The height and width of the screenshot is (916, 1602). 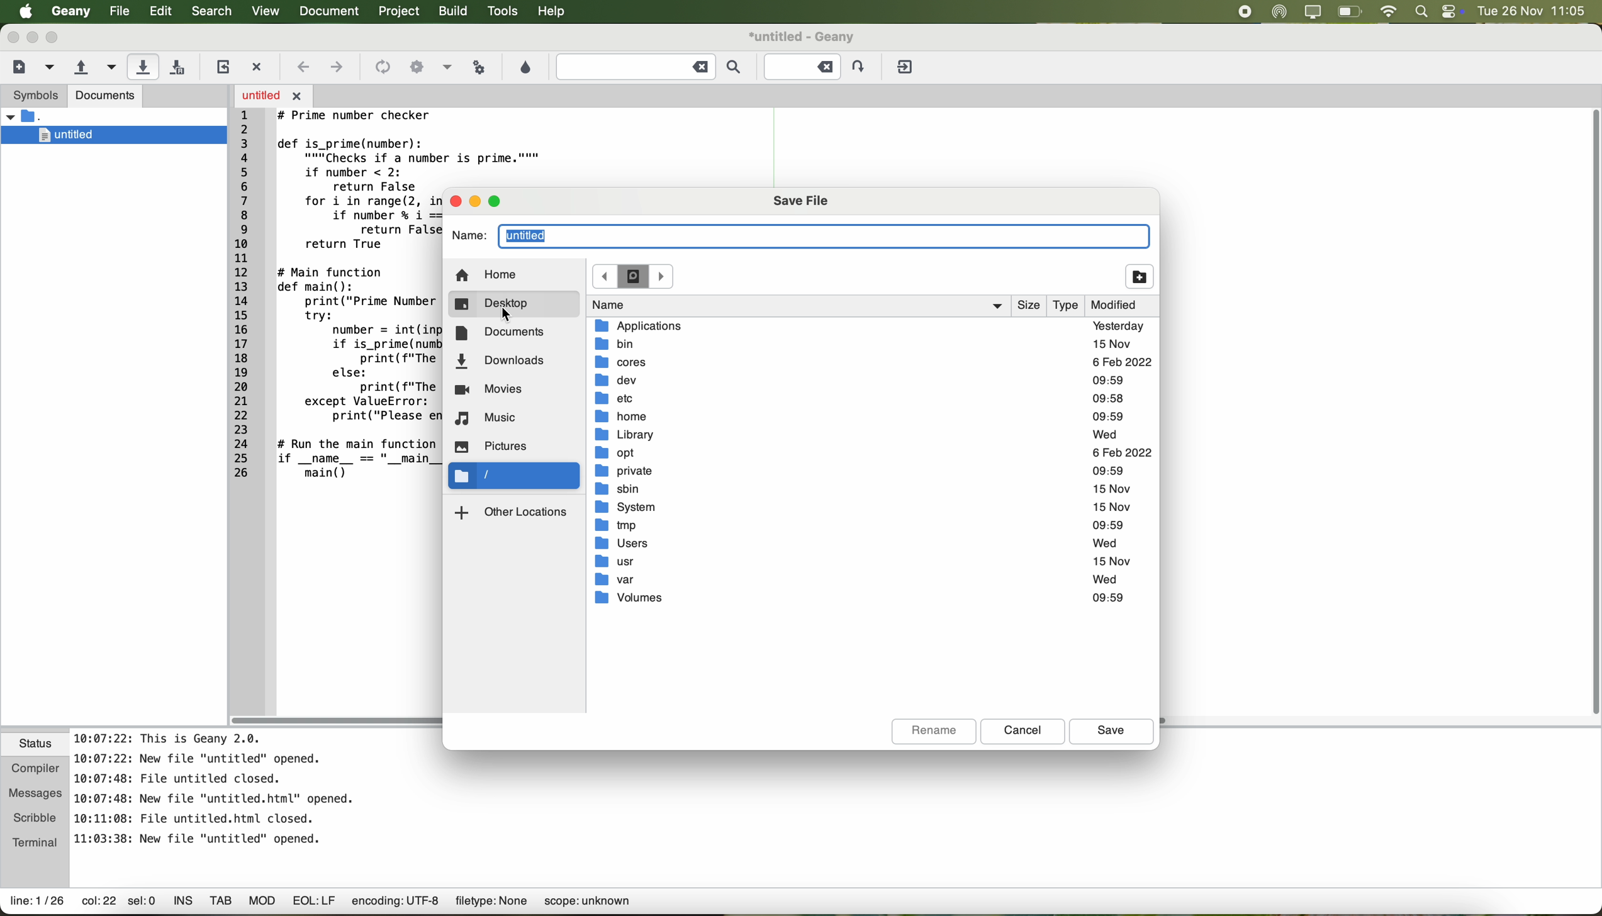 I want to click on cancel button, so click(x=1023, y=732).